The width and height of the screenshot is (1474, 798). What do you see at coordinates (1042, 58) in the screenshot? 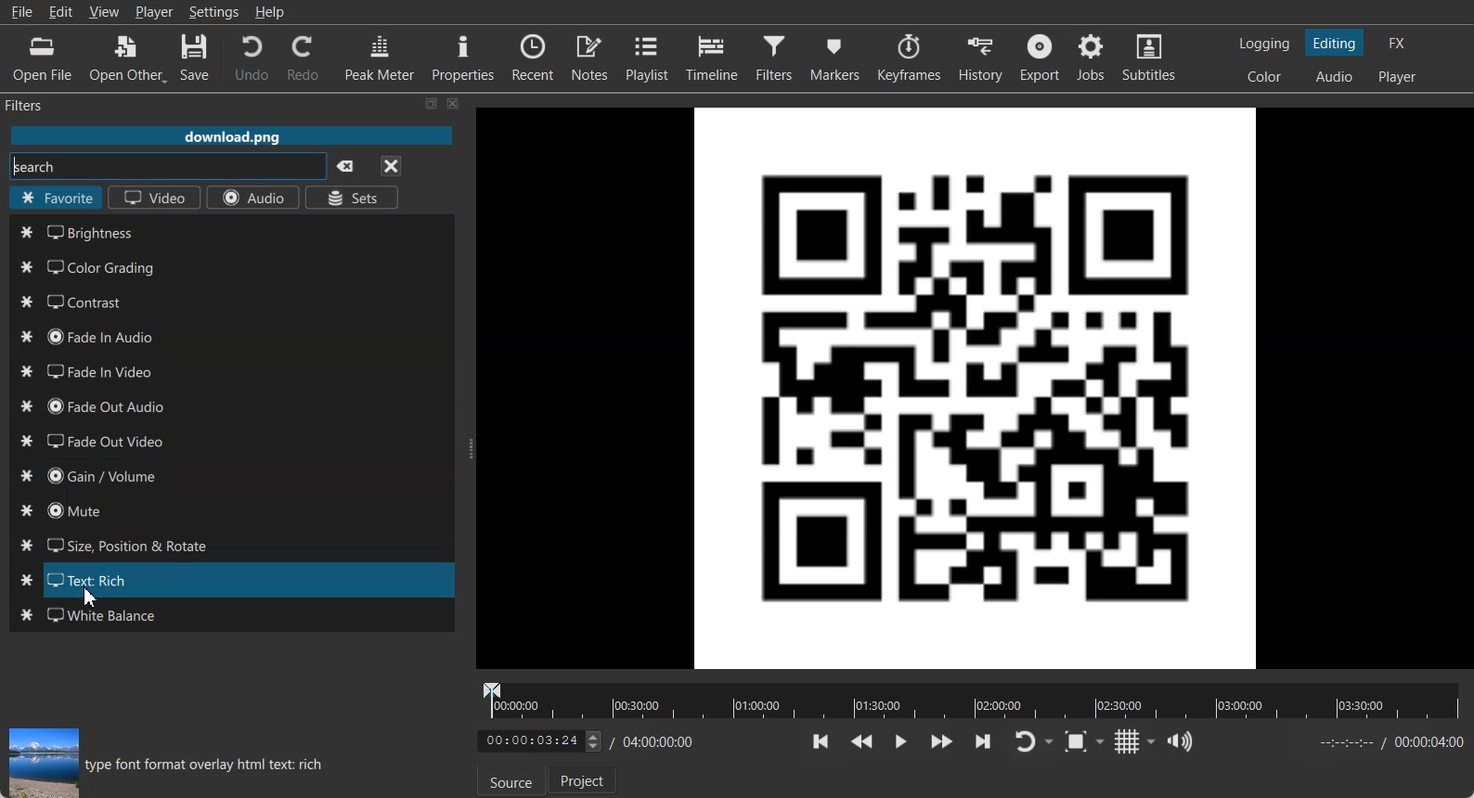
I see `Export` at bounding box center [1042, 58].